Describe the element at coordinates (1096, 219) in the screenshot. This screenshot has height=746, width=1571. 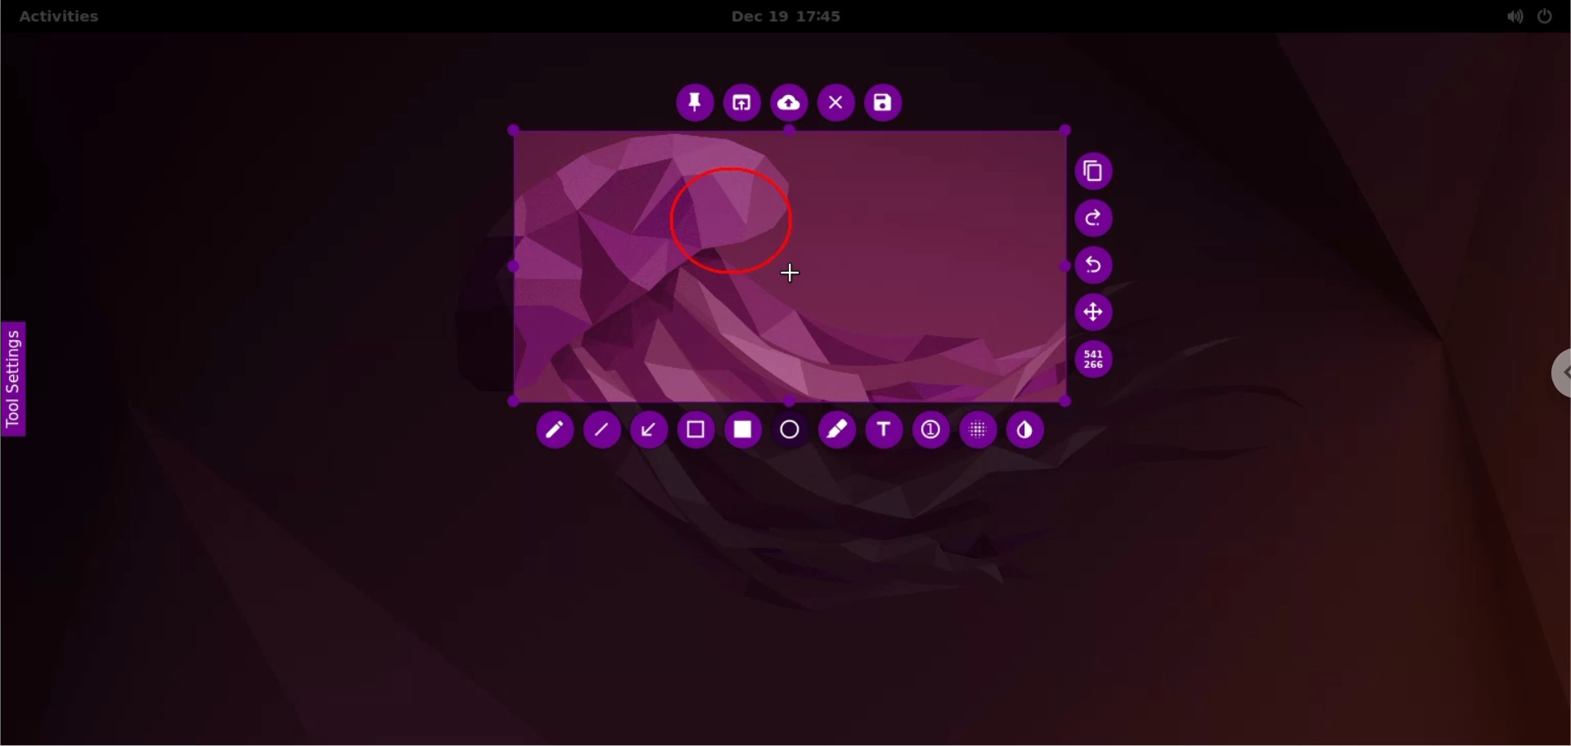
I see `redo` at that location.